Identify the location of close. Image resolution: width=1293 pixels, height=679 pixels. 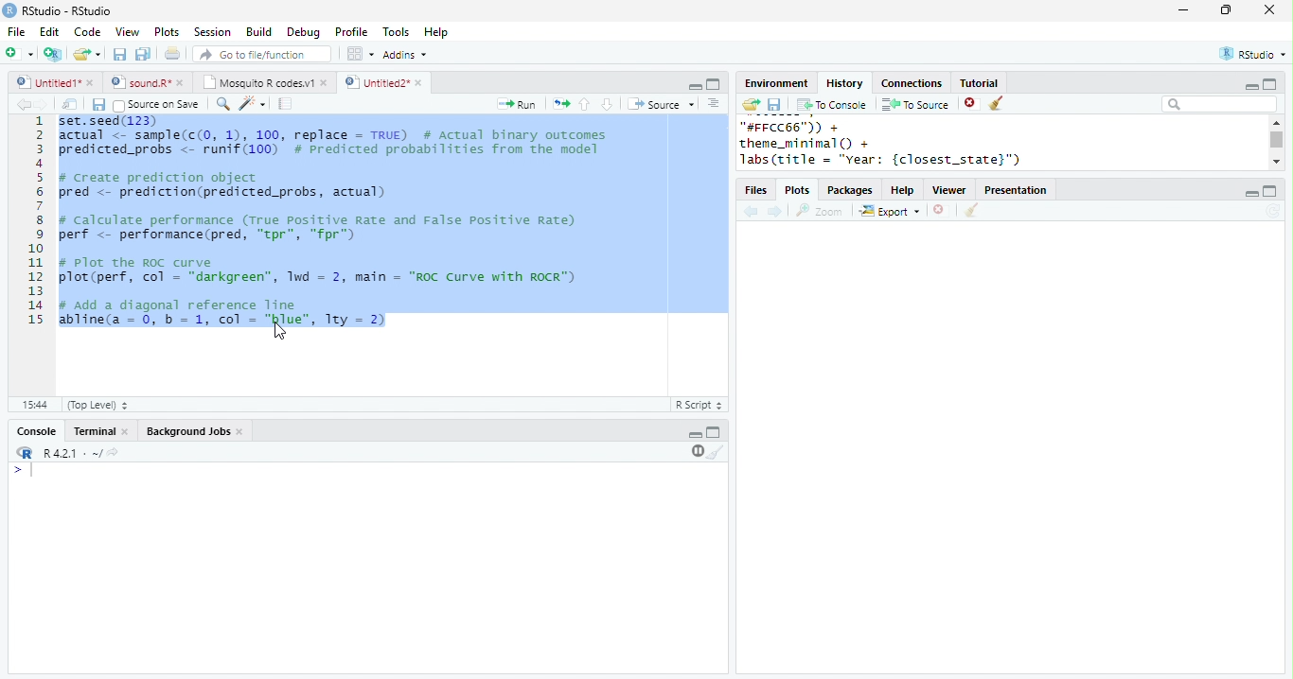
(326, 82).